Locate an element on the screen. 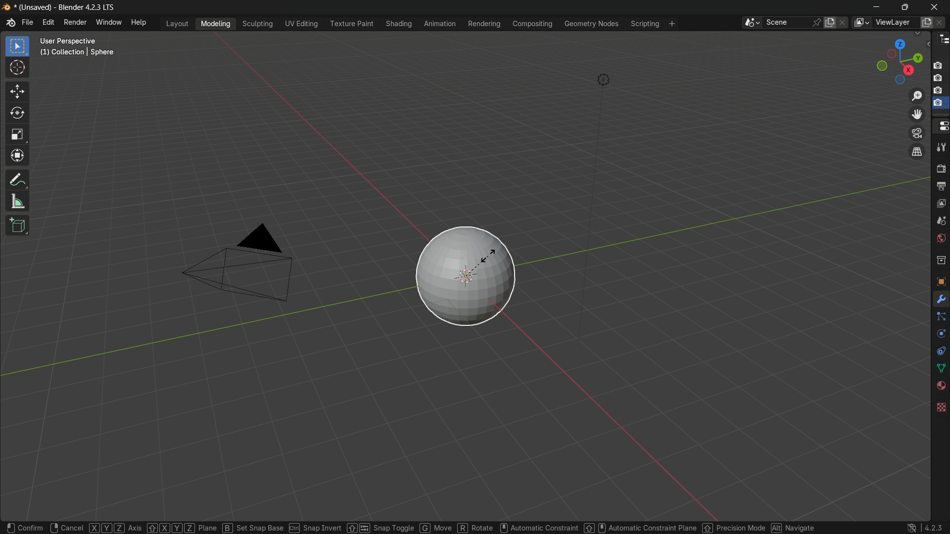  uv editing menu is located at coordinates (302, 24).